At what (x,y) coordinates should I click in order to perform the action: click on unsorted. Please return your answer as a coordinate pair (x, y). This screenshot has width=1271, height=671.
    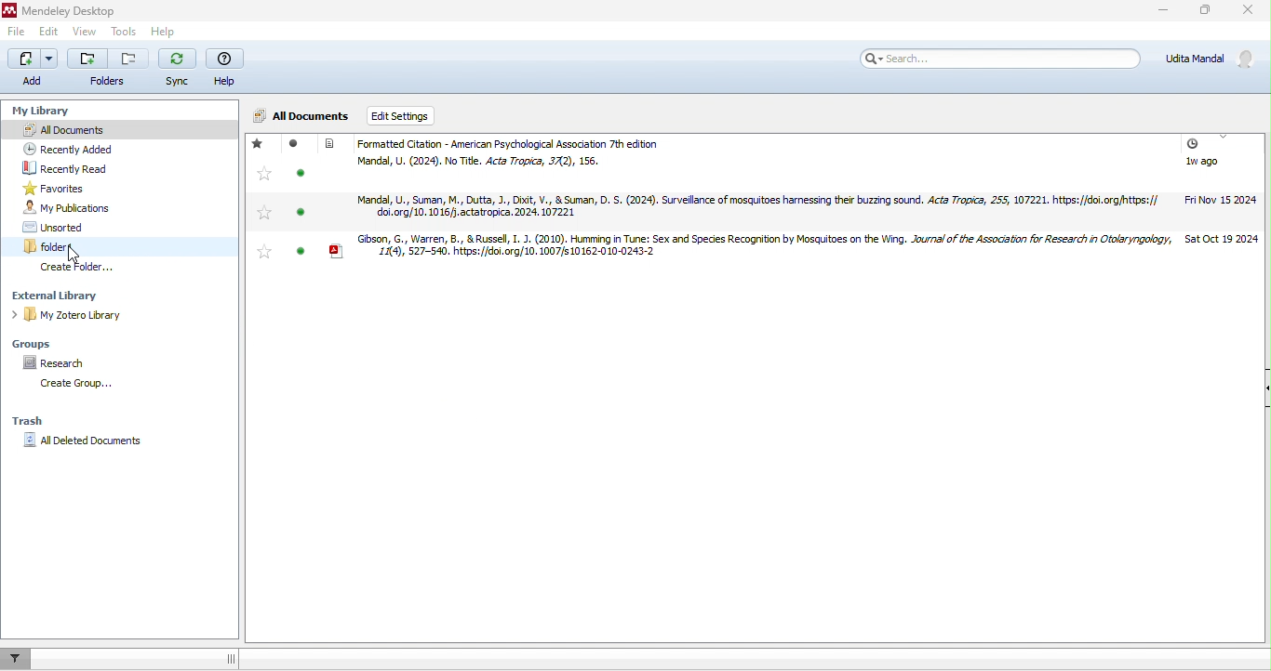
    Looking at the image, I should click on (64, 227).